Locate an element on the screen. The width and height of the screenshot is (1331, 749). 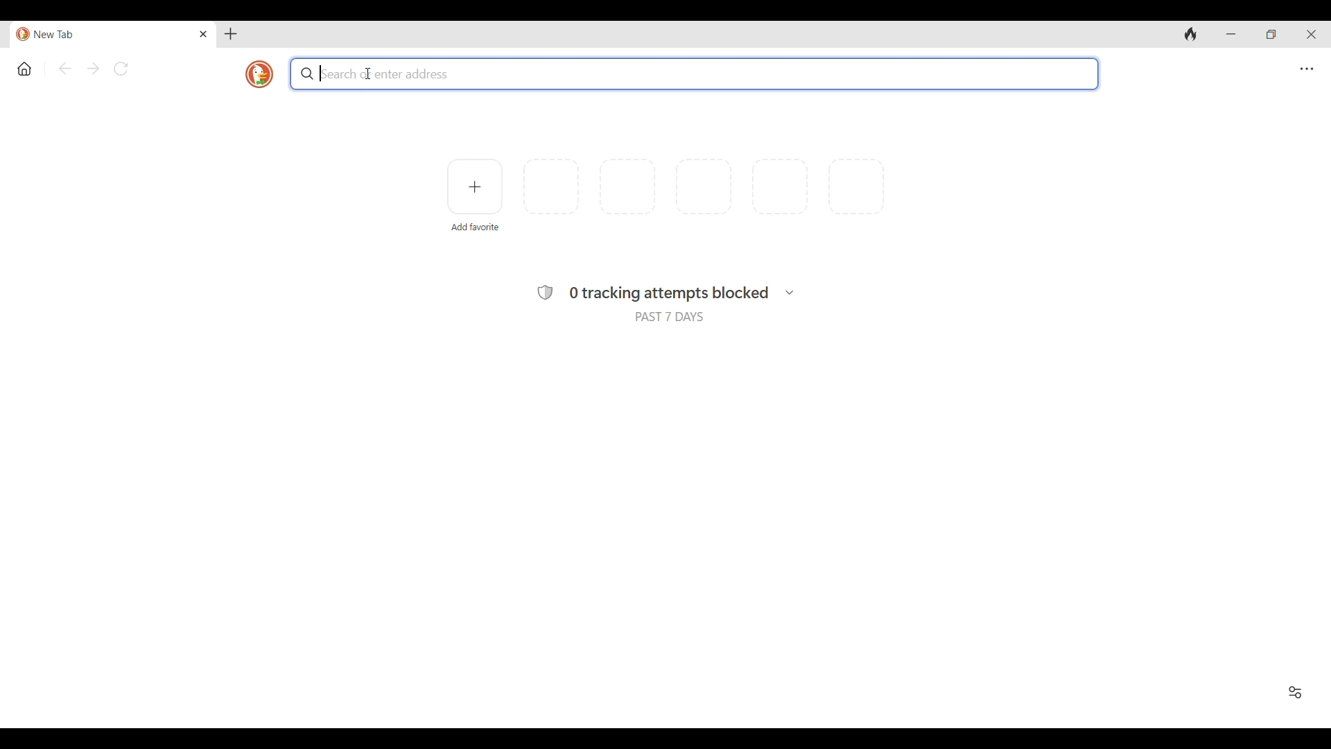
Show interface in a smaller tab is located at coordinates (1271, 35).